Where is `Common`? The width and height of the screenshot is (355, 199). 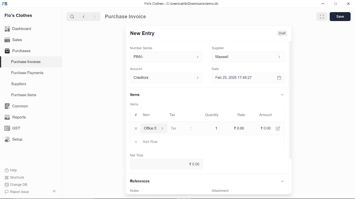 Common is located at coordinates (17, 106).